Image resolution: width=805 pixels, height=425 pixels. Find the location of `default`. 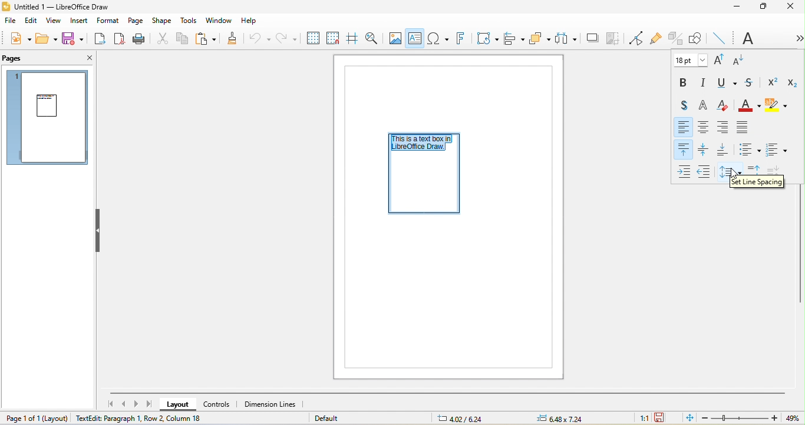

default is located at coordinates (332, 419).